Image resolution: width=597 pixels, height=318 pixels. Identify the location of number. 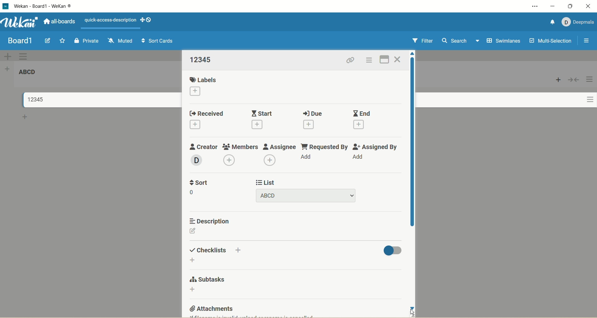
(193, 192).